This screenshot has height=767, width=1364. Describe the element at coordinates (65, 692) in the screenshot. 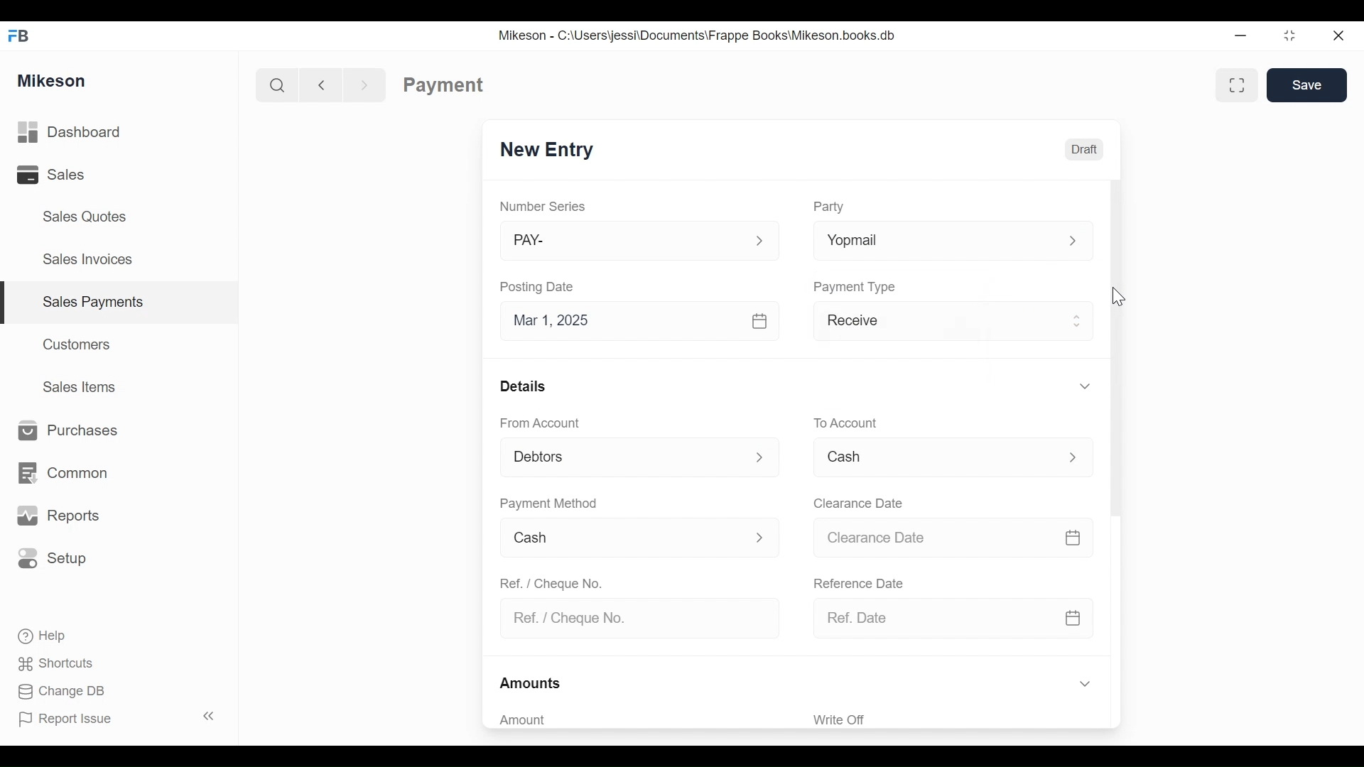

I see `Change DB` at that location.